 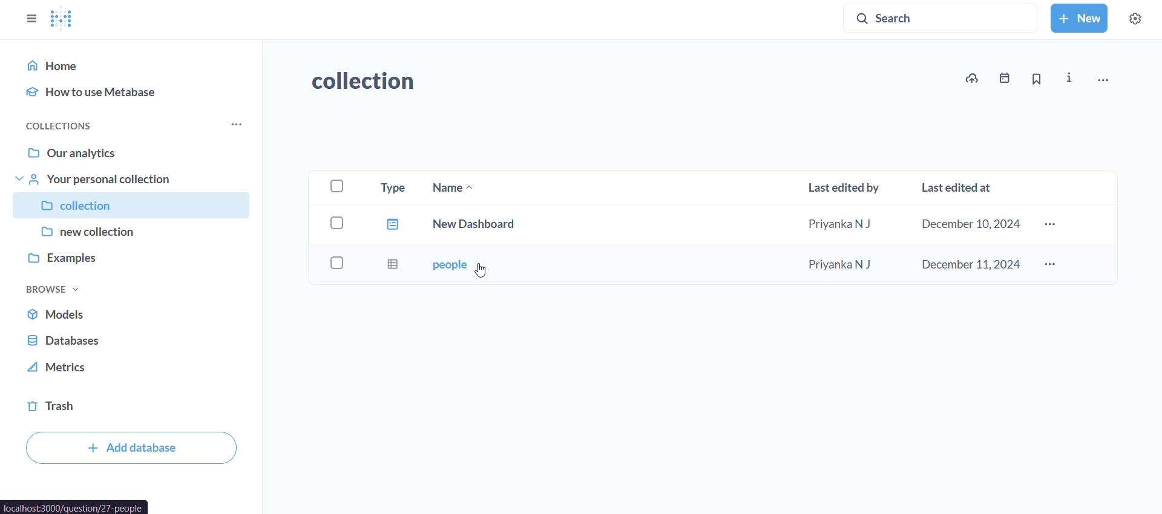 What do you see at coordinates (390, 230) in the screenshot?
I see `type` at bounding box center [390, 230].